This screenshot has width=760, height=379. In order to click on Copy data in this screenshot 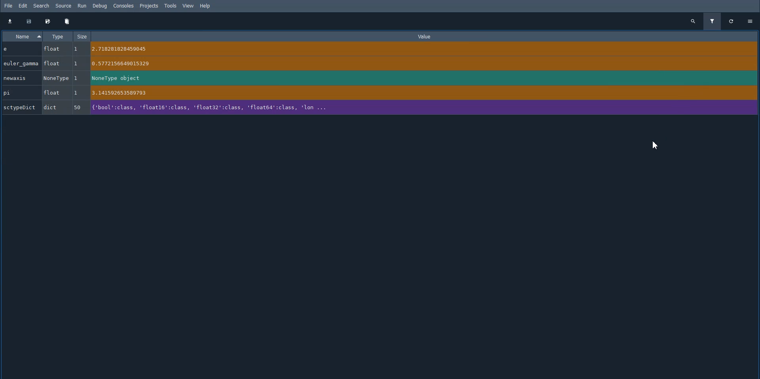, I will do `click(28, 21)`.